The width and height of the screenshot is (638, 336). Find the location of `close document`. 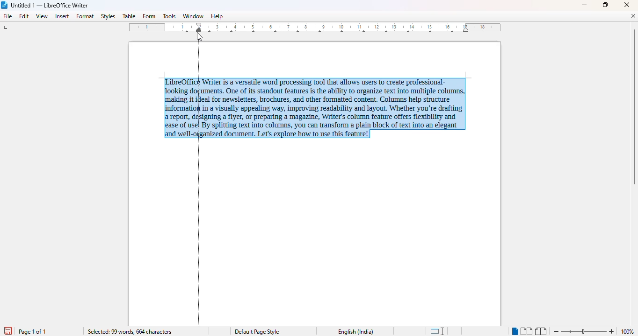

close document is located at coordinates (633, 16).